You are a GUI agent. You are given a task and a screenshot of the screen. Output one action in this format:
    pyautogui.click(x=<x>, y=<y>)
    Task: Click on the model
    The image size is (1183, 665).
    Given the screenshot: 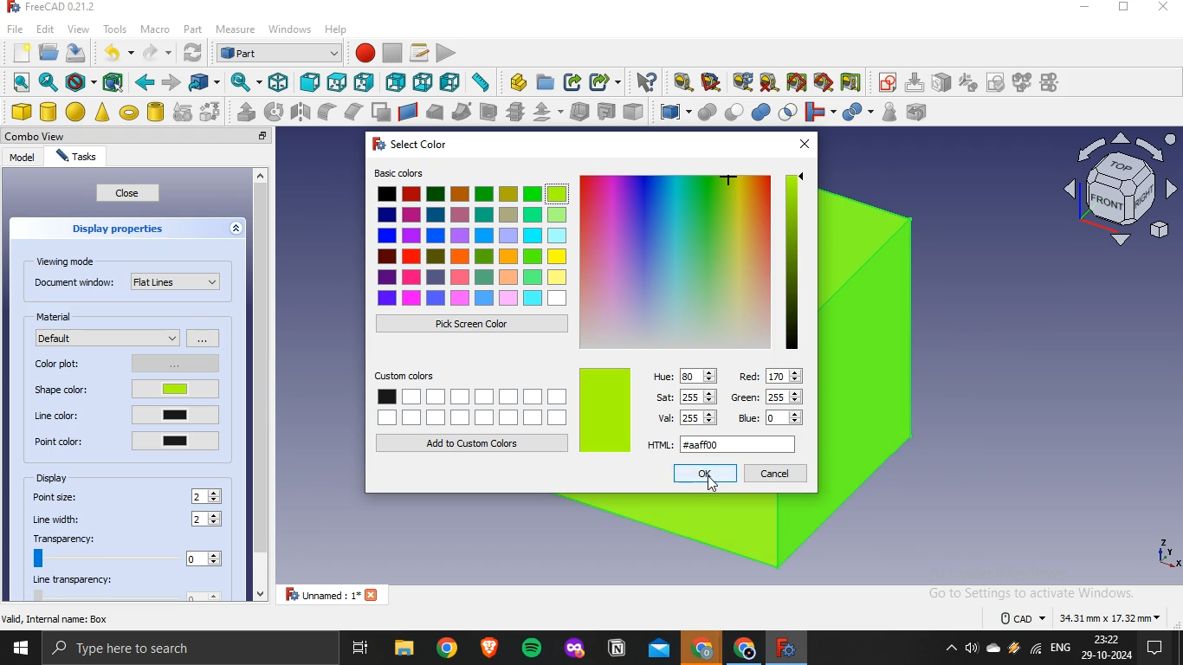 What is the action you would take?
    pyautogui.click(x=22, y=157)
    